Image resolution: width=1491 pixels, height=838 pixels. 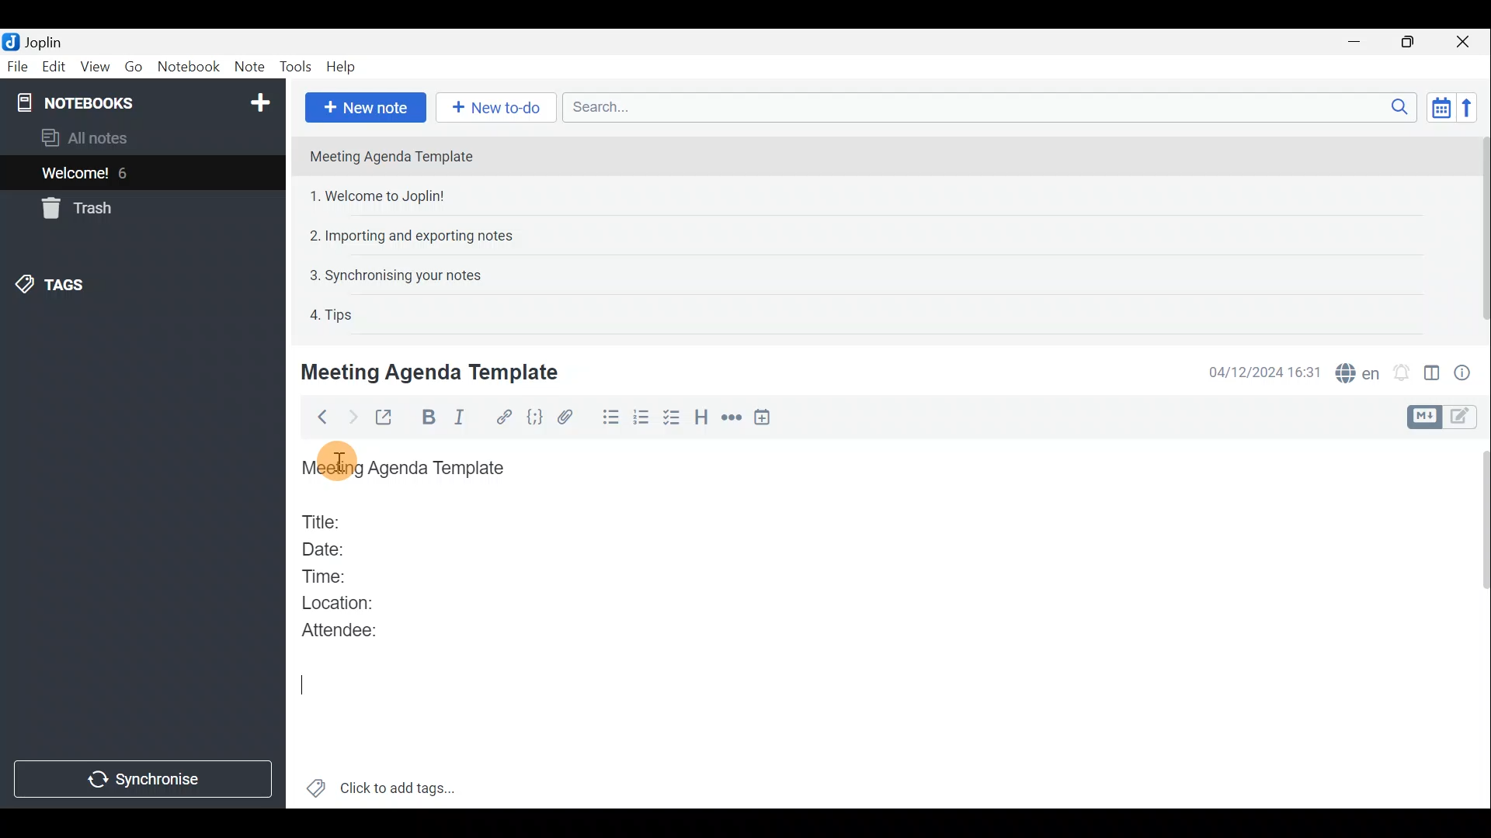 I want to click on Toggle editor layout, so click(x=1433, y=376).